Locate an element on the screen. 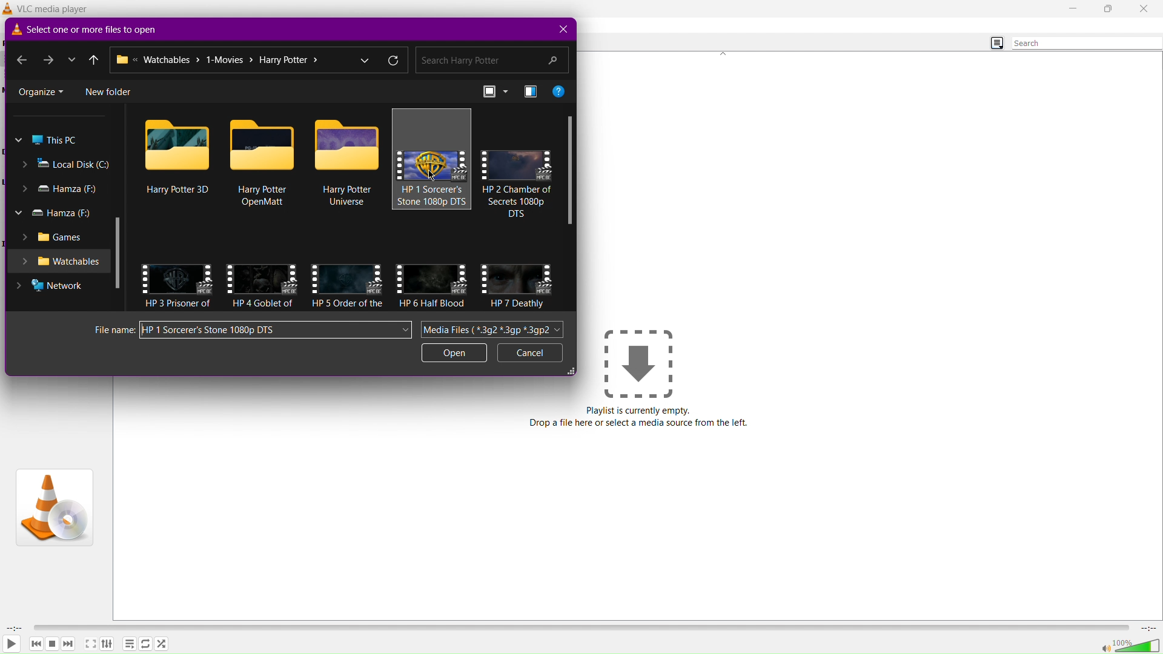  Search Bar is located at coordinates (492, 60).